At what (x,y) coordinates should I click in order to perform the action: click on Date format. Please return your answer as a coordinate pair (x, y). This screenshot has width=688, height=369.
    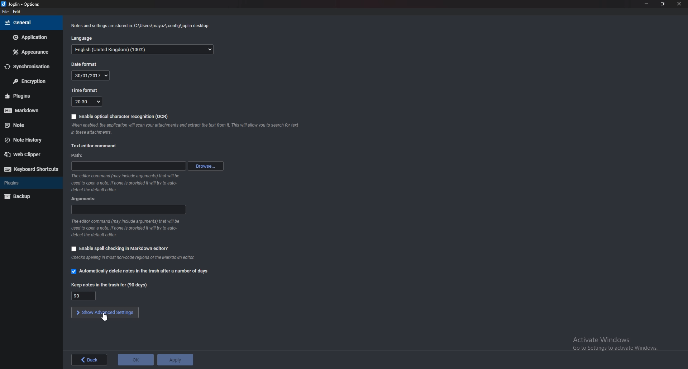
    Looking at the image, I should click on (85, 64).